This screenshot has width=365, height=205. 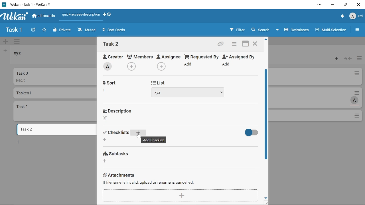 What do you see at coordinates (15, 16) in the screenshot?
I see `App logo` at bounding box center [15, 16].